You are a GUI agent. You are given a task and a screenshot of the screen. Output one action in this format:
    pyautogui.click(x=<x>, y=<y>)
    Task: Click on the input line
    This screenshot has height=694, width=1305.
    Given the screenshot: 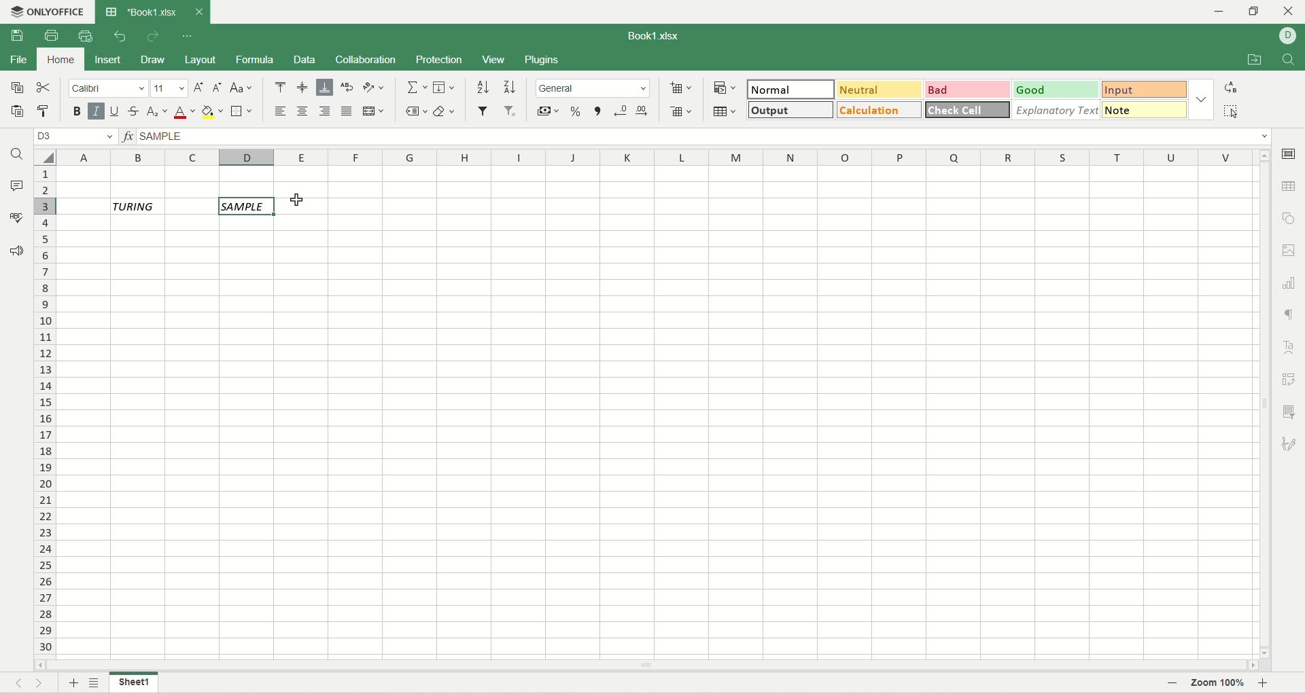 What is the action you would take?
    pyautogui.click(x=707, y=136)
    